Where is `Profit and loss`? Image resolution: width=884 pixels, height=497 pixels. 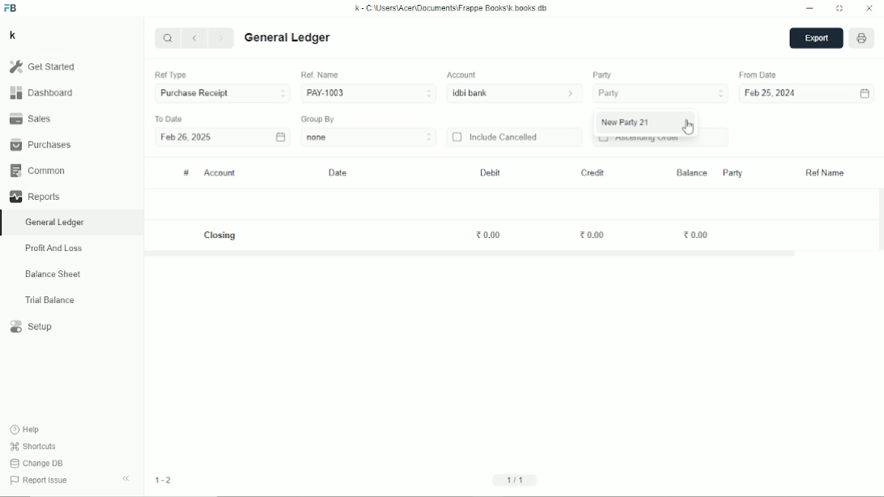
Profit and loss is located at coordinates (53, 248).